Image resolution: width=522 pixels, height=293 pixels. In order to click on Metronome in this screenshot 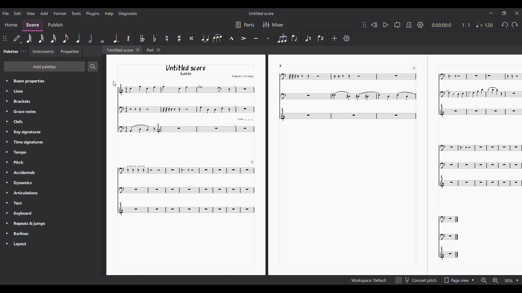, I will do `click(409, 25)`.